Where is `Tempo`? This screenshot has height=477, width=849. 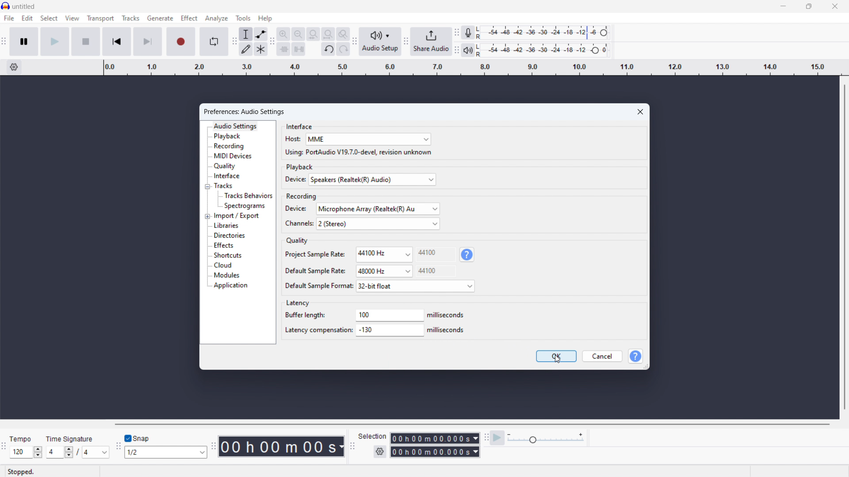 Tempo is located at coordinates (21, 439).